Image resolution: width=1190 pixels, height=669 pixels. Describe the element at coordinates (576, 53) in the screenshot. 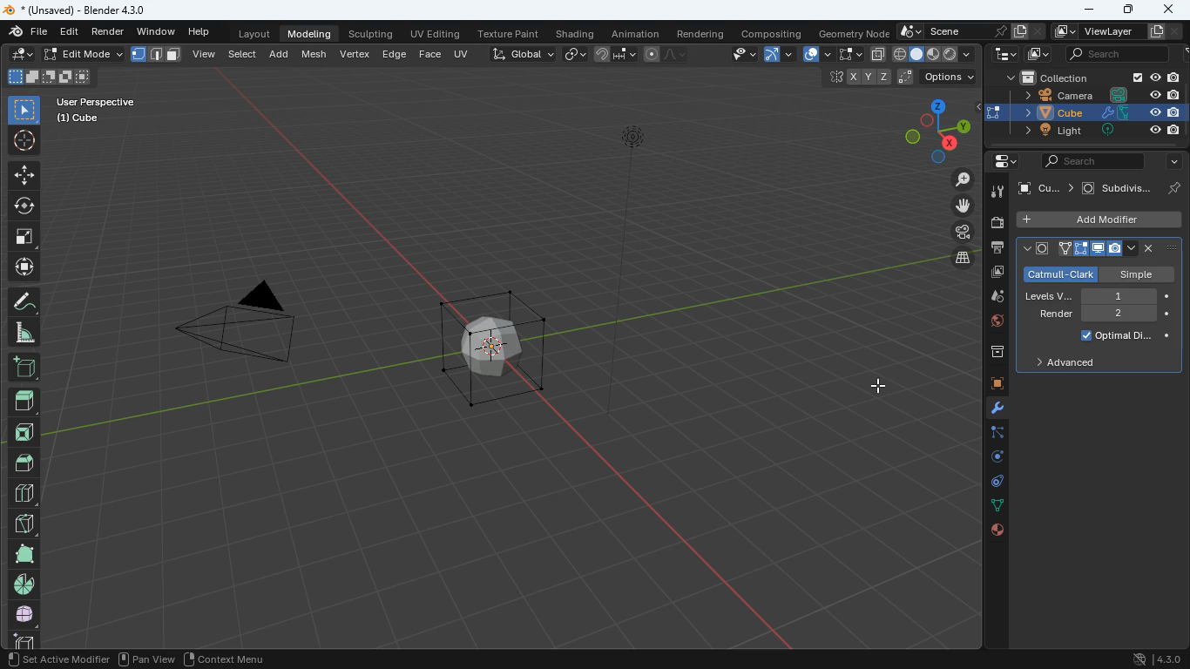

I see `link` at that location.